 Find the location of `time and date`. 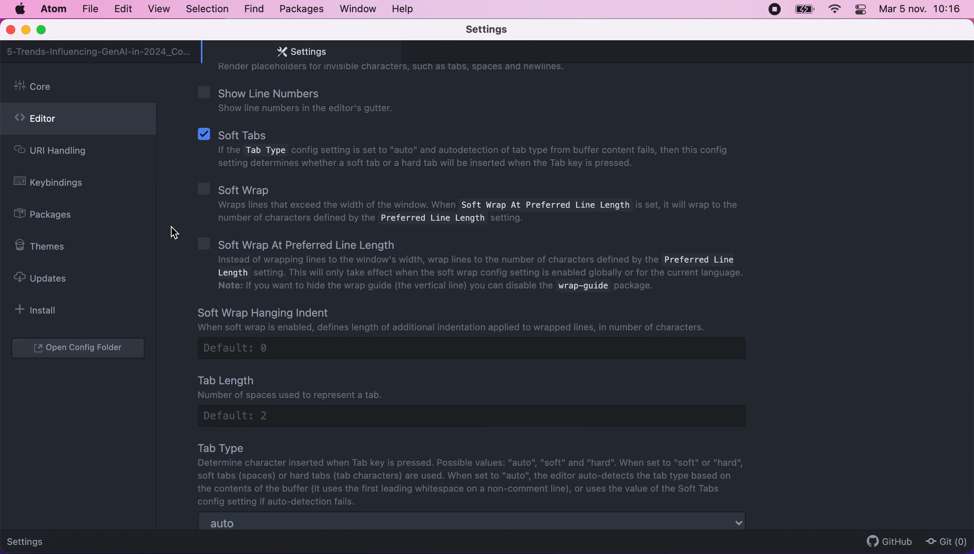

time and date is located at coordinates (921, 11).